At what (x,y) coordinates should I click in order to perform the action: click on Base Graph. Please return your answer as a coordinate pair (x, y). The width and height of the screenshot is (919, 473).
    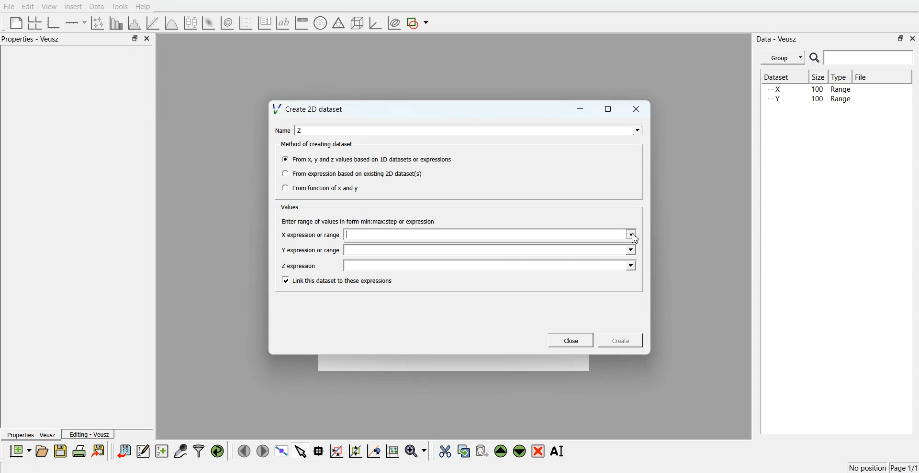
    Looking at the image, I should click on (54, 23).